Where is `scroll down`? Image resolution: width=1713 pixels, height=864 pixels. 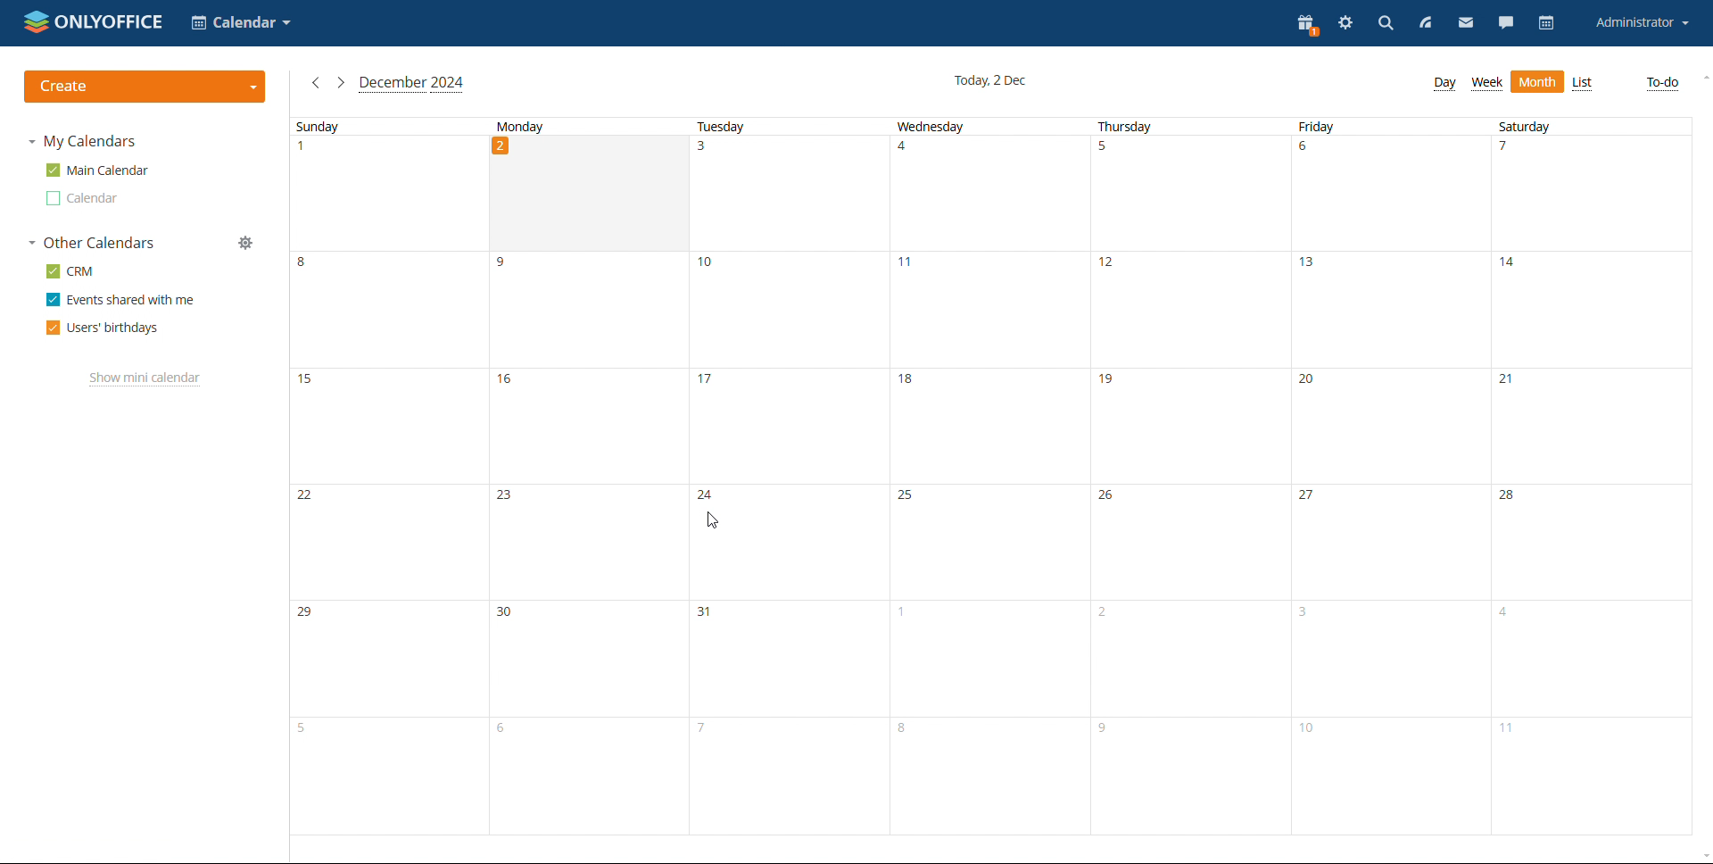 scroll down is located at coordinates (1702, 855).